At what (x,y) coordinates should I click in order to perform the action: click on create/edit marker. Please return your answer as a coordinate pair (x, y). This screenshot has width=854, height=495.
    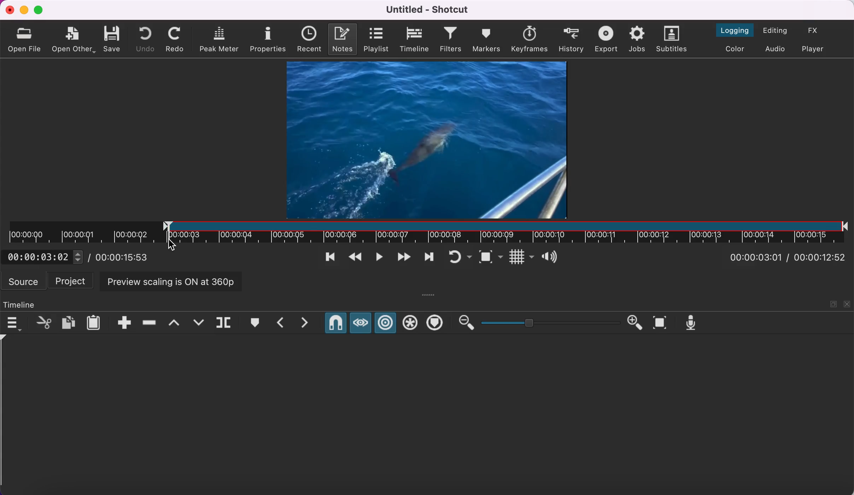
    Looking at the image, I should click on (254, 321).